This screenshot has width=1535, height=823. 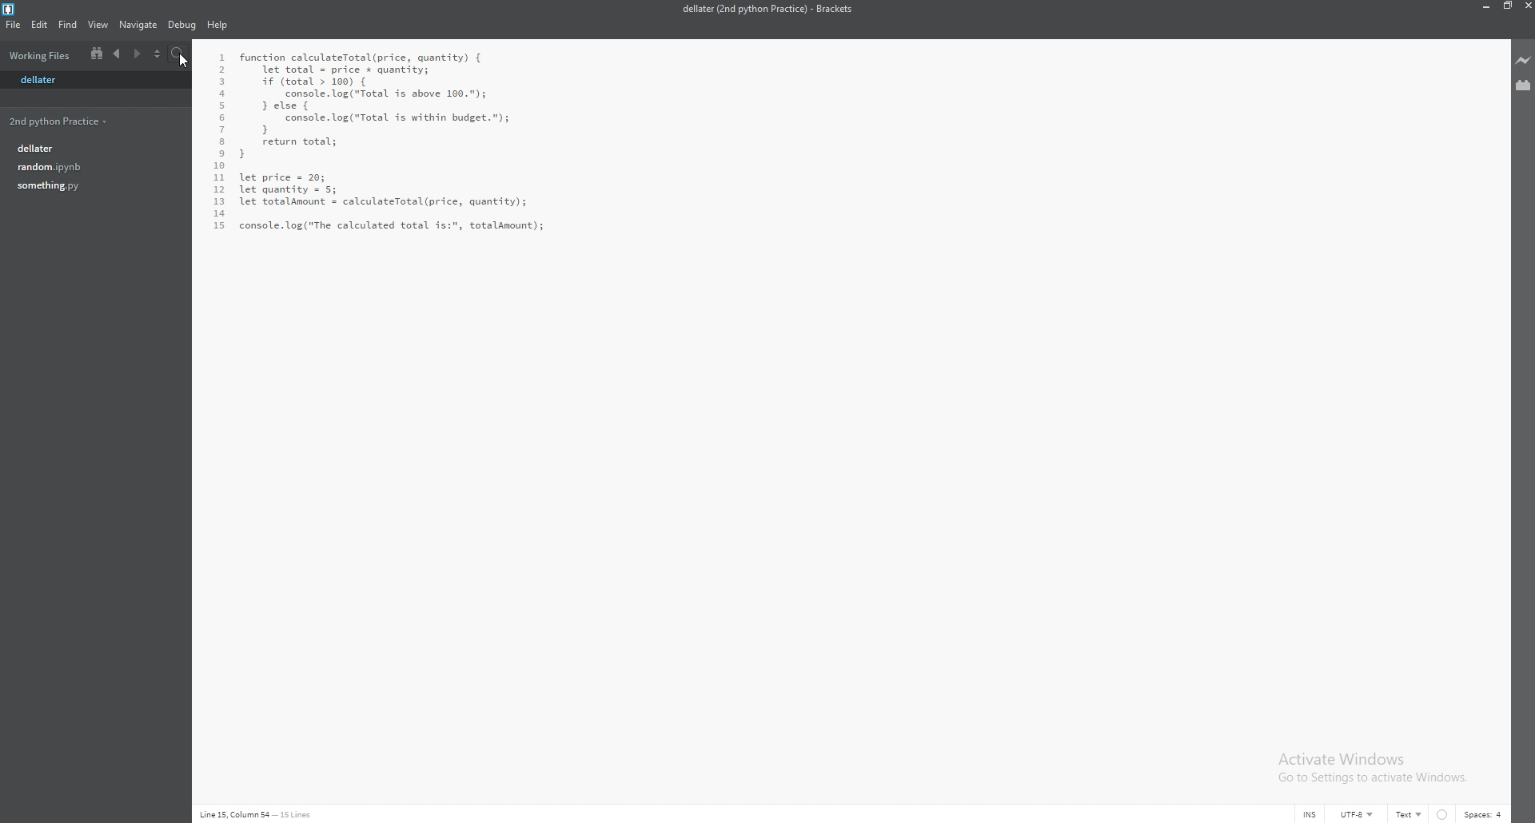 I want to click on split view, so click(x=97, y=54).